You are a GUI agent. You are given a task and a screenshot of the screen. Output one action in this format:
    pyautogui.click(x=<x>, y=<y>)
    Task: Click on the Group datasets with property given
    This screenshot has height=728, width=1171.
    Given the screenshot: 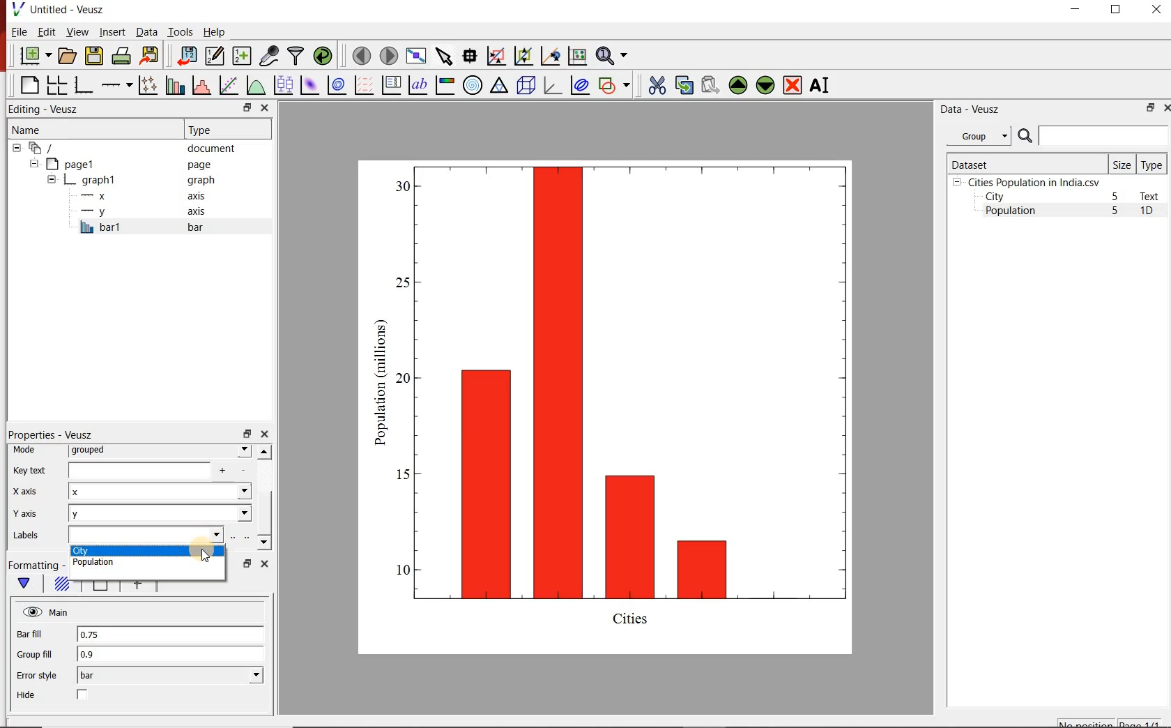 What is the action you would take?
    pyautogui.click(x=978, y=135)
    